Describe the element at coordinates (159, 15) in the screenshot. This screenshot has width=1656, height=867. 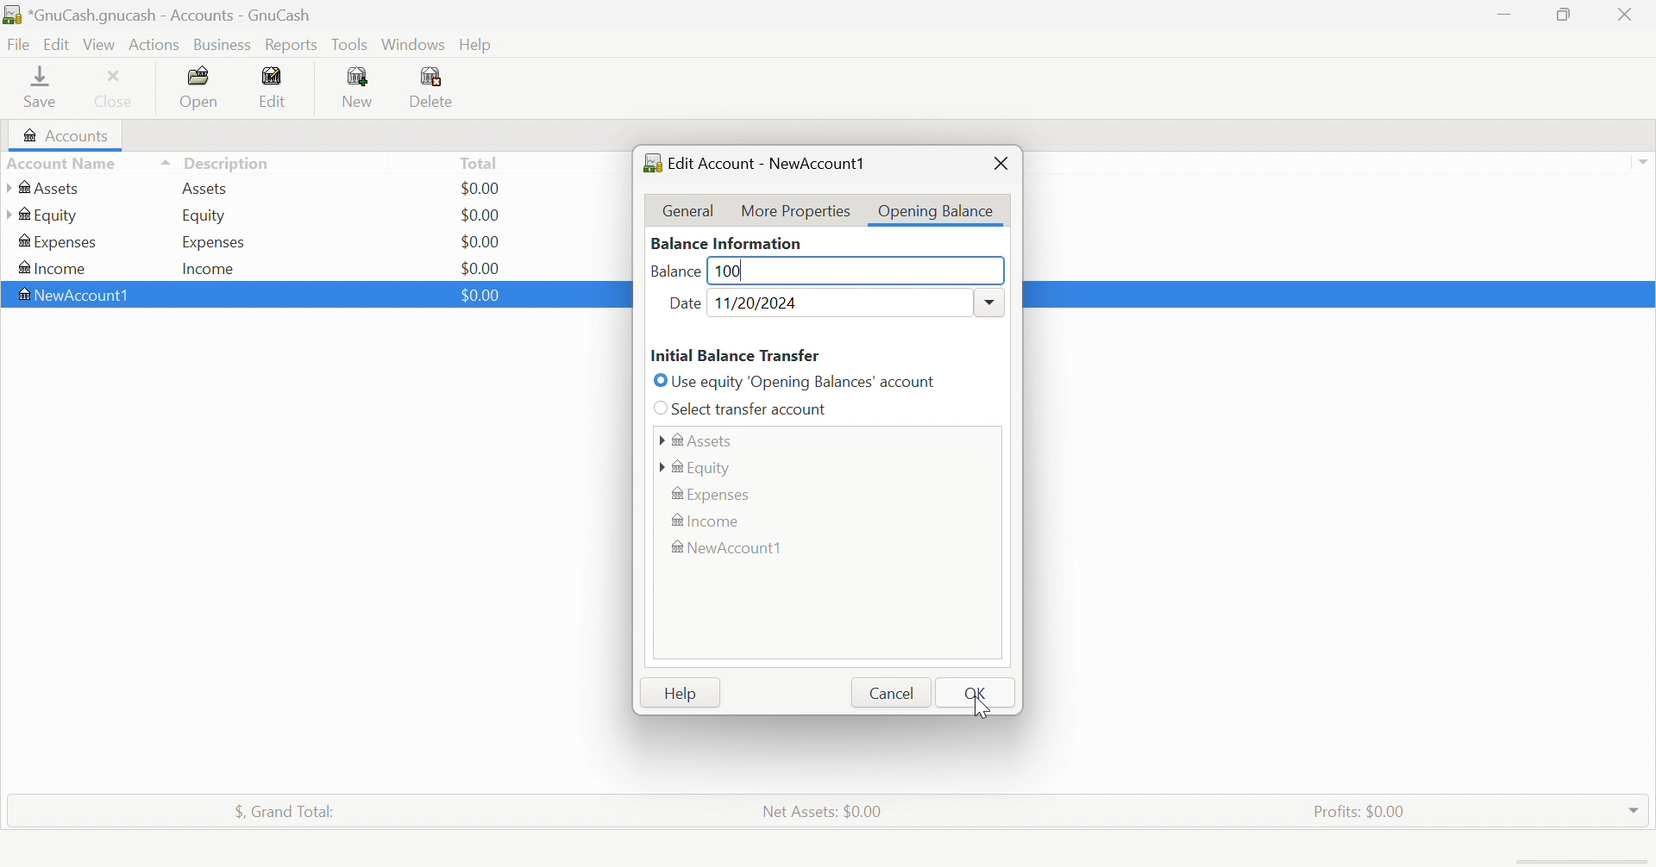
I see `*GnuCash.gnucash - Accounts - GnuCash` at that location.